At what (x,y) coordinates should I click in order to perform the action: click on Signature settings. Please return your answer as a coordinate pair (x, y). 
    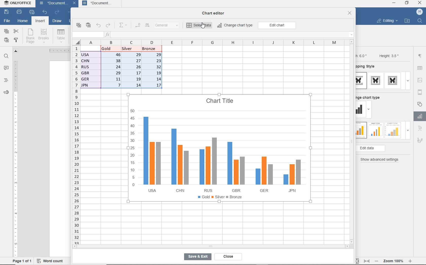
    Looking at the image, I should click on (420, 141).